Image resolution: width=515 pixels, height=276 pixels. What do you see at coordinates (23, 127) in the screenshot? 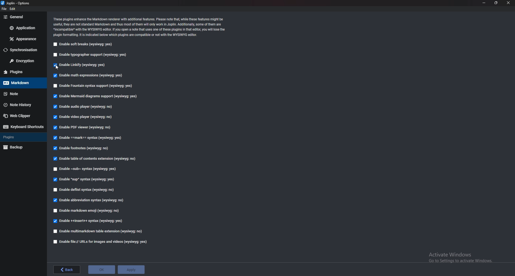
I see `Keyboard shortcuts` at bounding box center [23, 127].